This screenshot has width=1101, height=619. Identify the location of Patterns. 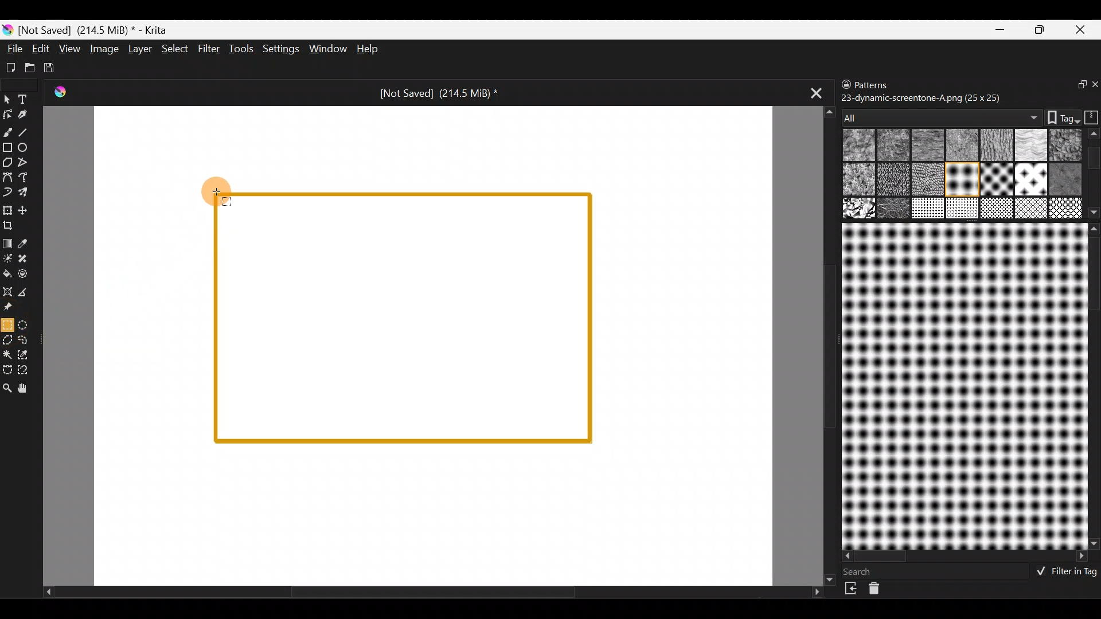
(880, 83).